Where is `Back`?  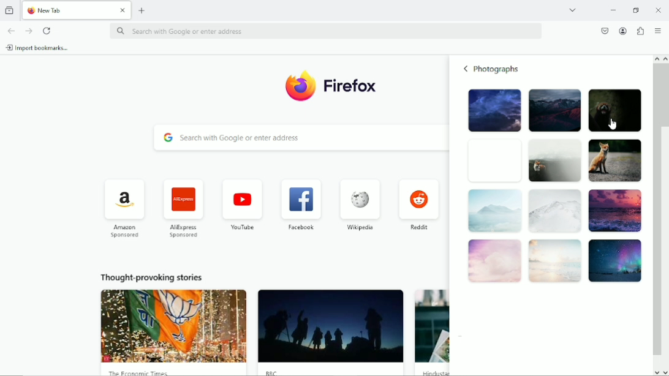 Back is located at coordinates (466, 69).